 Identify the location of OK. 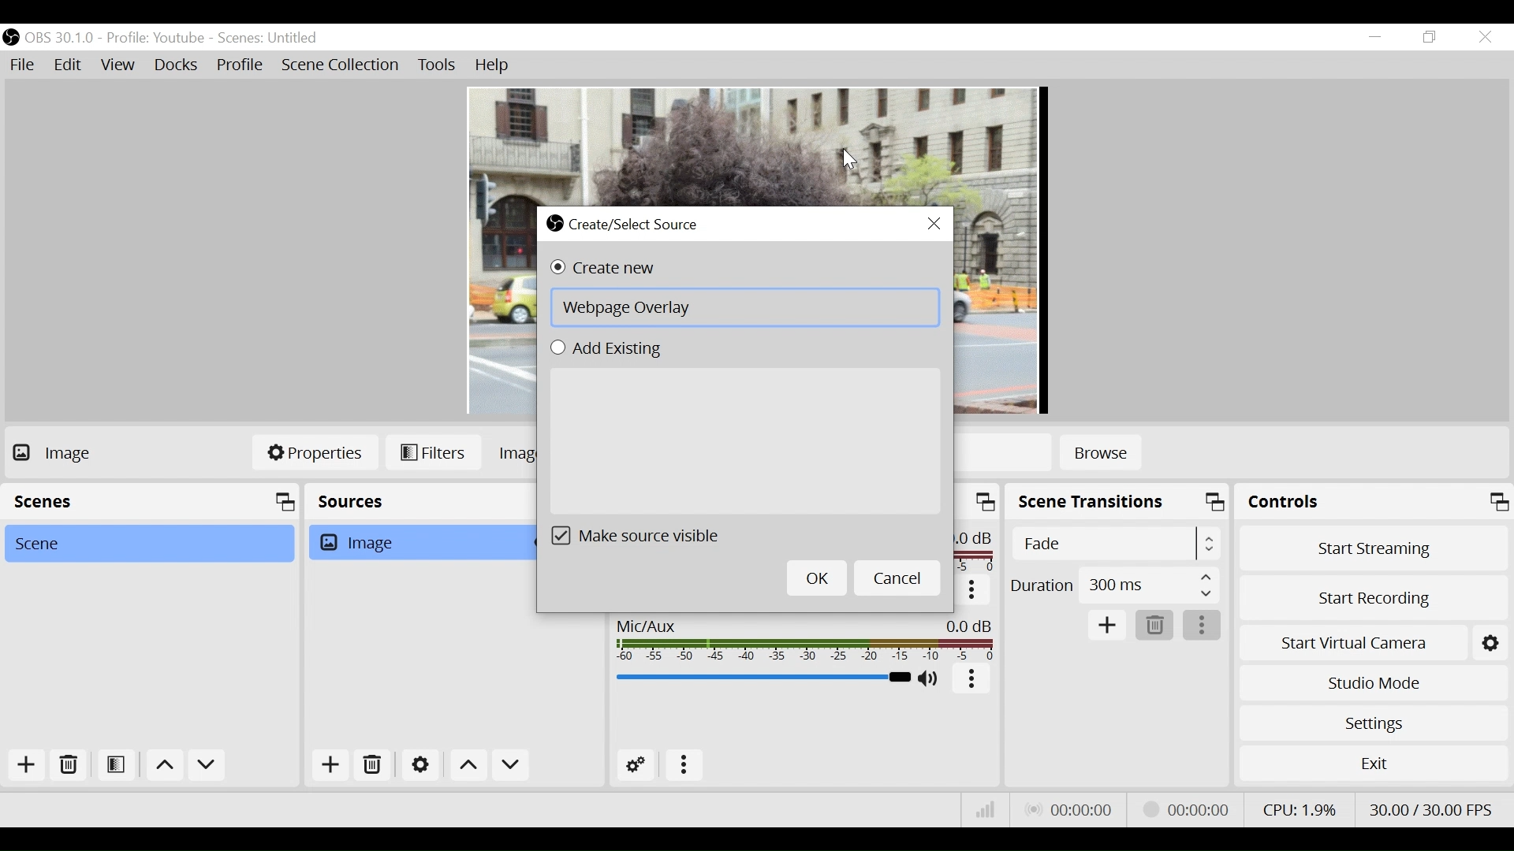
(817, 578).